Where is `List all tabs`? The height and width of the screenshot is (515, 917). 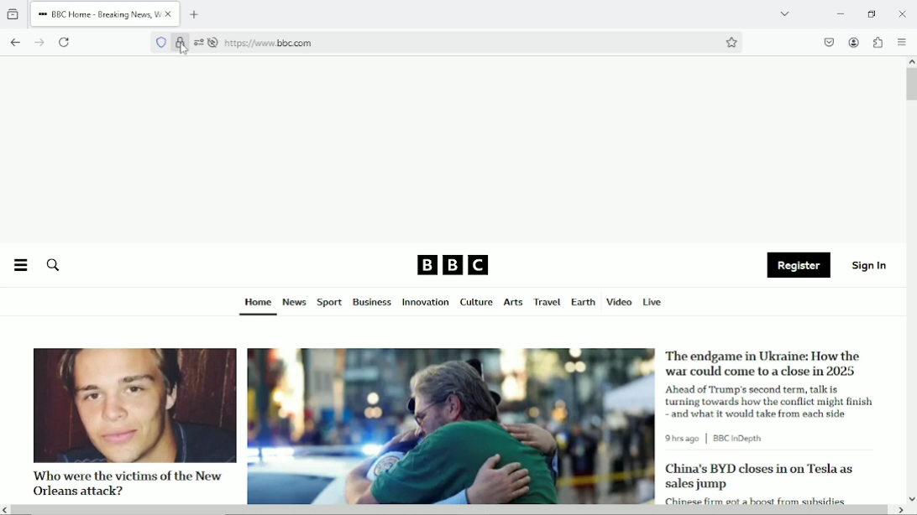
List all tabs is located at coordinates (783, 13).